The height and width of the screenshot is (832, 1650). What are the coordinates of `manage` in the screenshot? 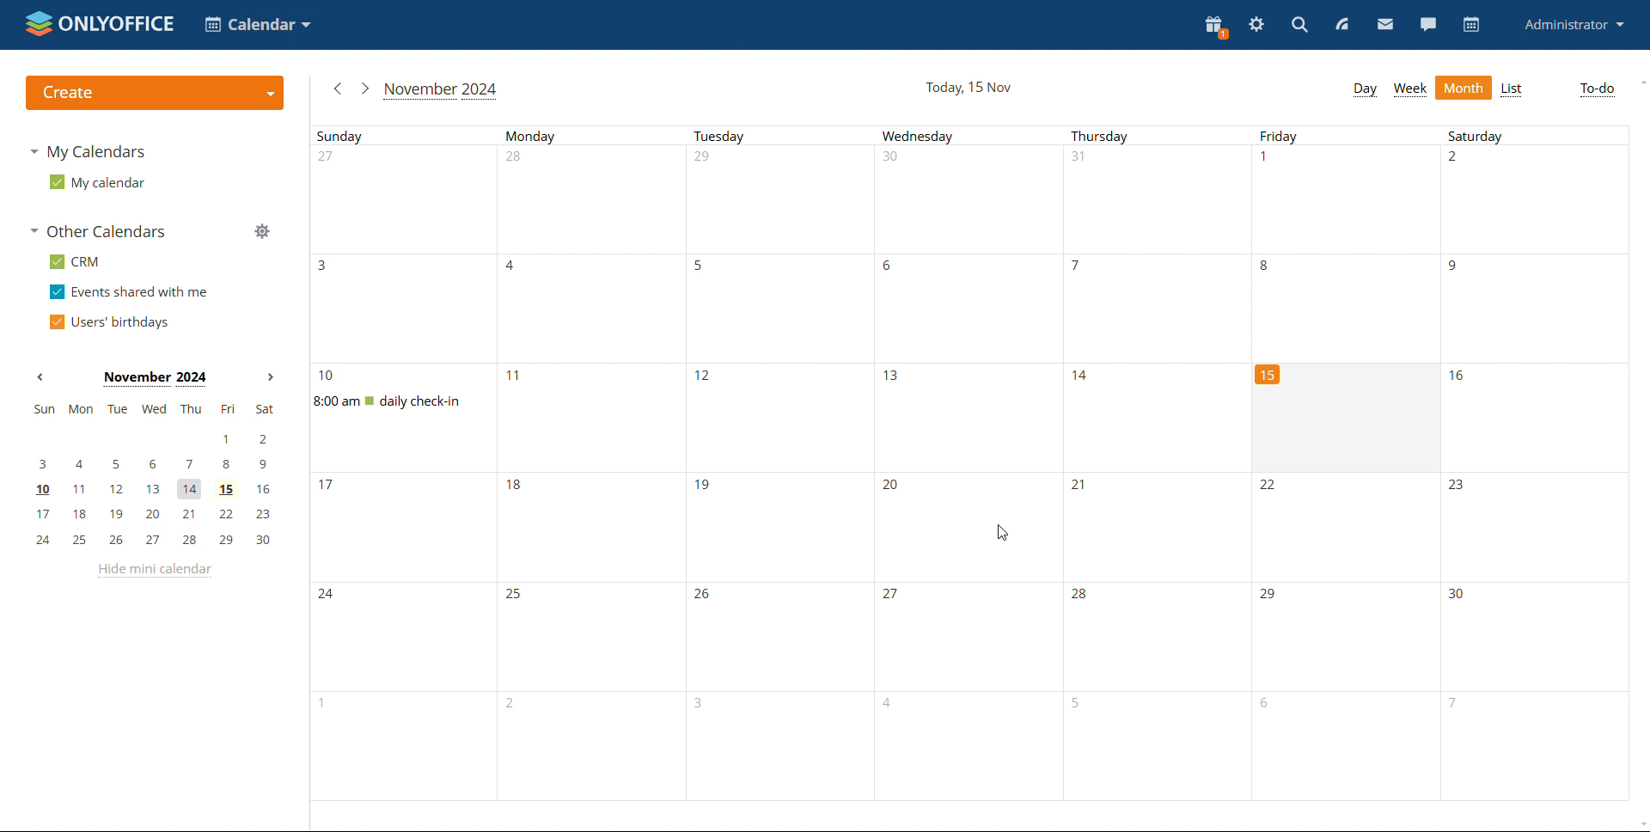 It's located at (261, 230).